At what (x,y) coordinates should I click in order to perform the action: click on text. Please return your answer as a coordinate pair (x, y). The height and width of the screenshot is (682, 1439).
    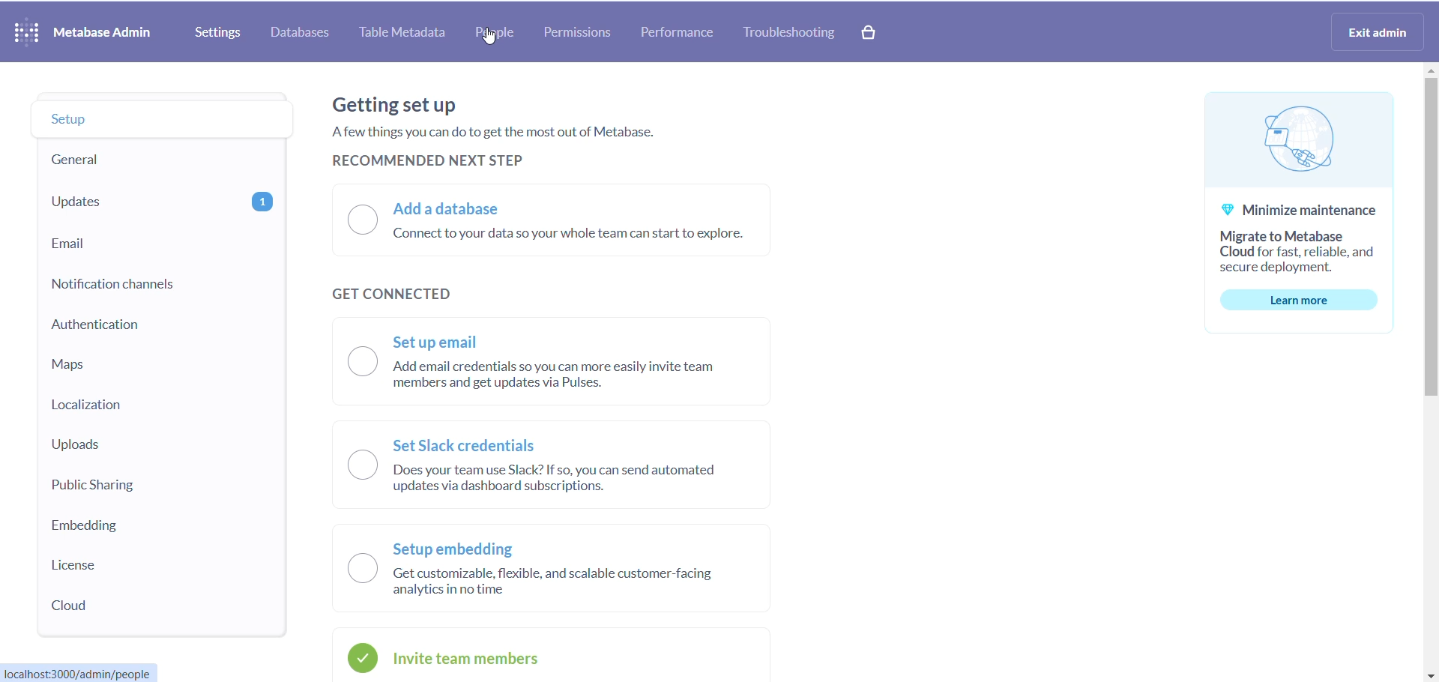
    Looking at the image, I should click on (520, 137).